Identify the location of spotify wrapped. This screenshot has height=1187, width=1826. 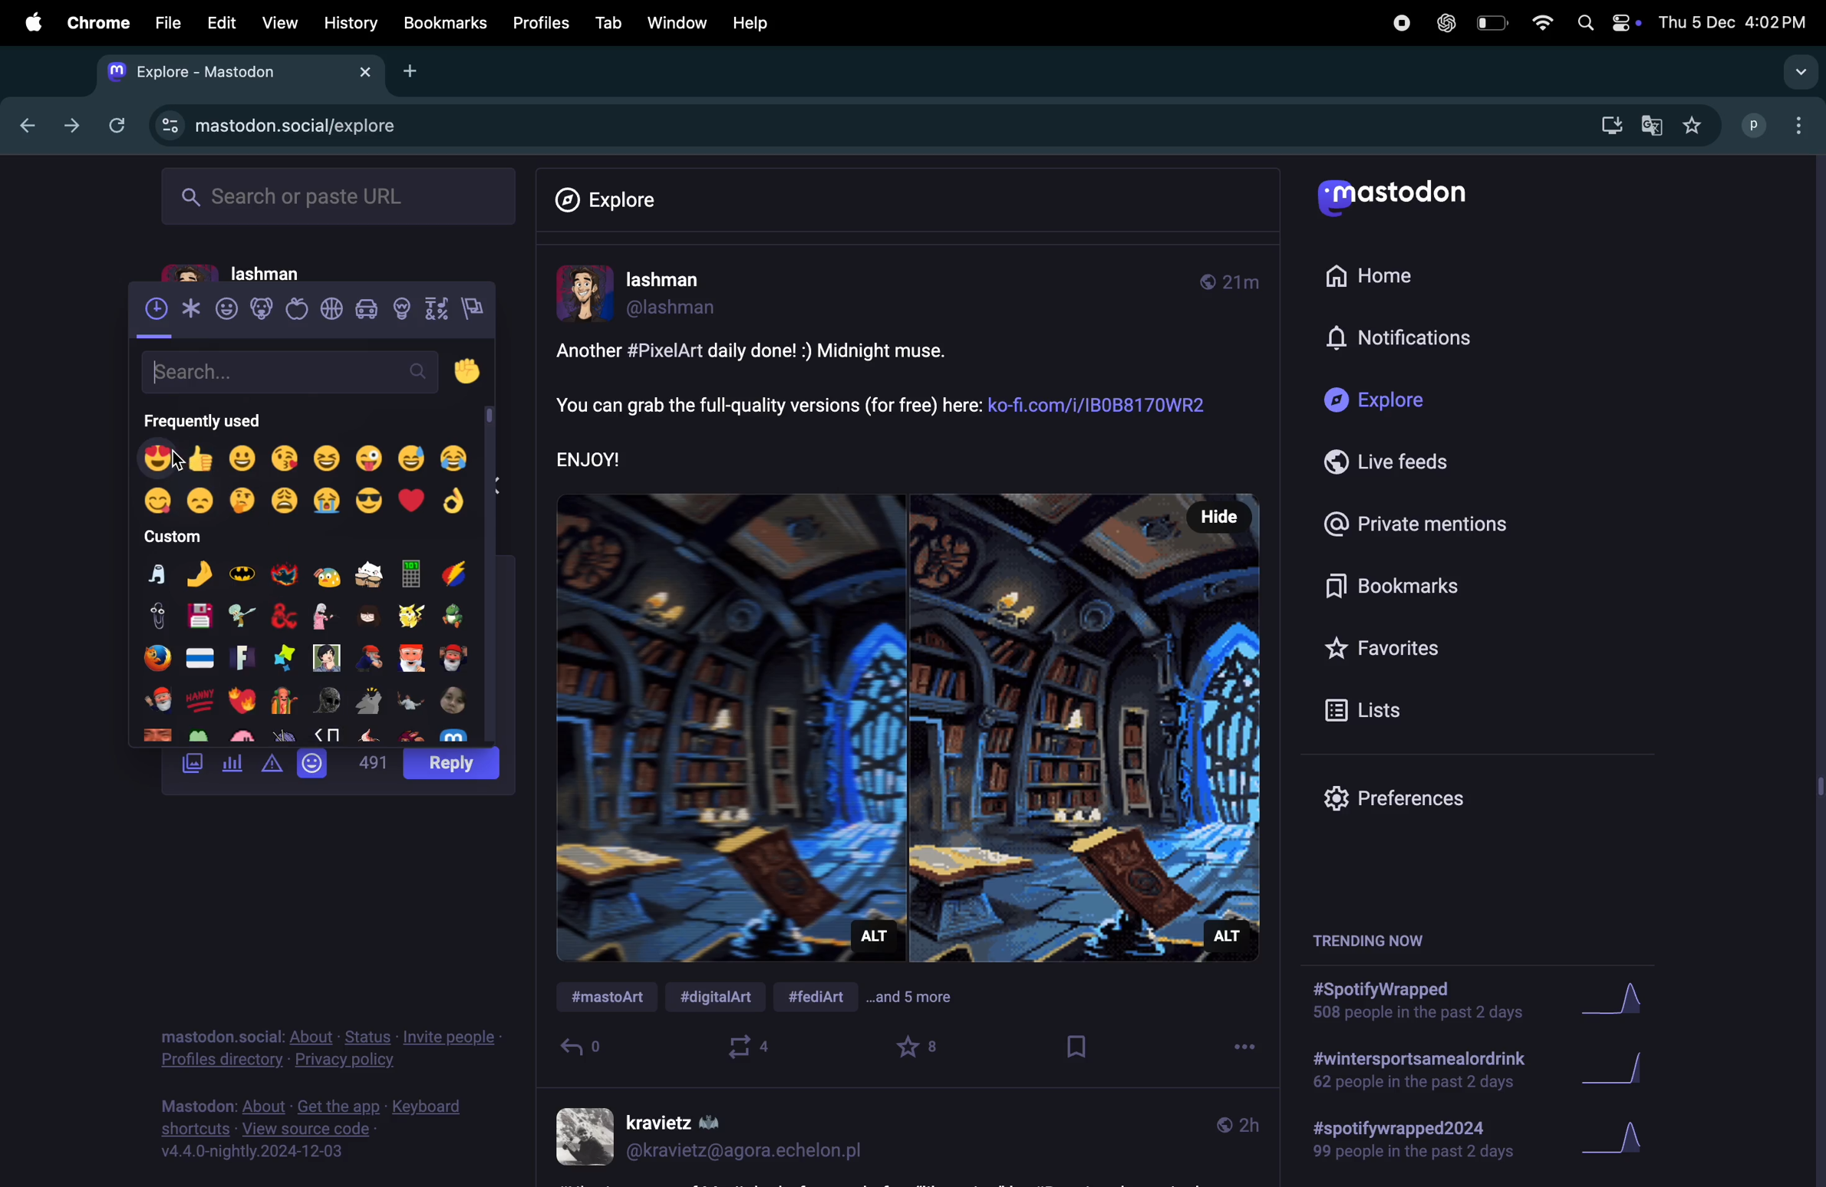
(1422, 1146).